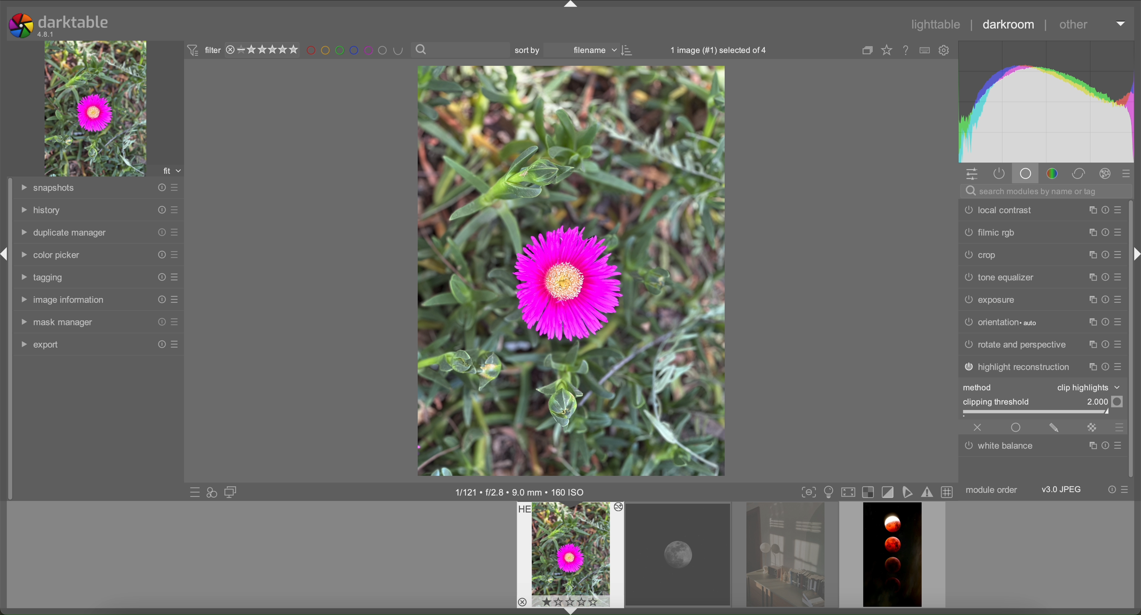  What do you see at coordinates (1120, 367) in the screenshot?
I see `presets` at bounding box center [1120, 367].